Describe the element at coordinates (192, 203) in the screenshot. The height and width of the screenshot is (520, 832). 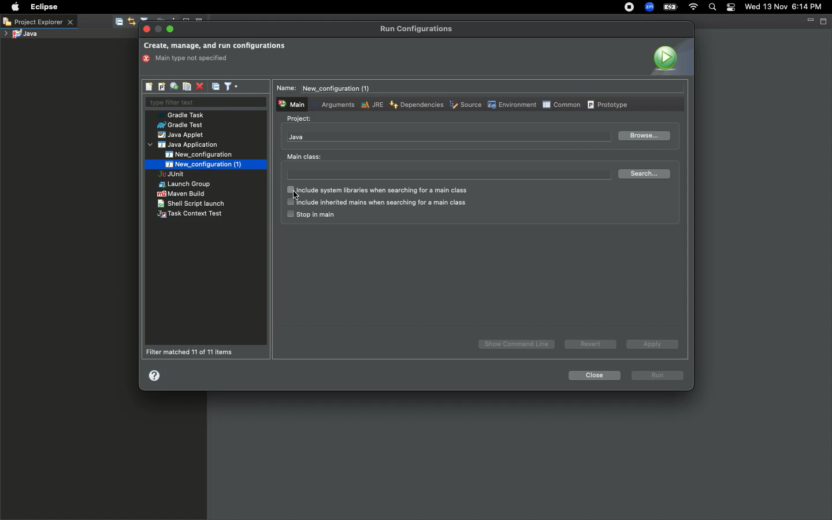
I see `Shell script launch` at that location.